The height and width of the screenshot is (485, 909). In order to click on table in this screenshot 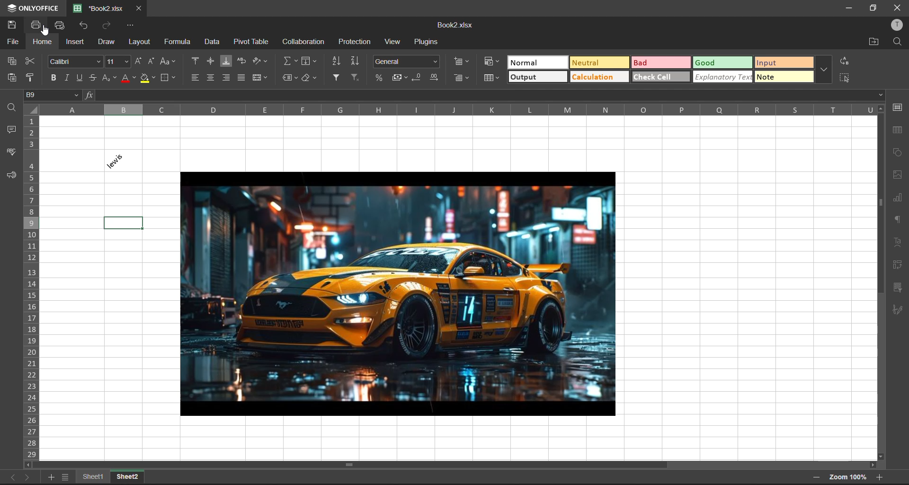, I will do `click(899, 132)`.